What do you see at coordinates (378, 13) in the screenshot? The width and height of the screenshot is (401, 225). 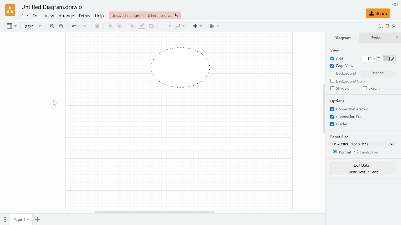 I see `Share` at bounding box center [378, 13].